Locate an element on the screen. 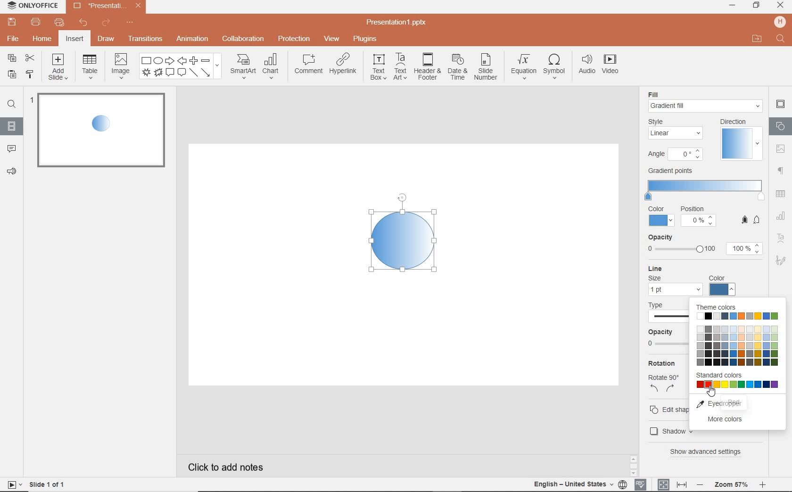  eyedropper is located at coordinates (733, 404).